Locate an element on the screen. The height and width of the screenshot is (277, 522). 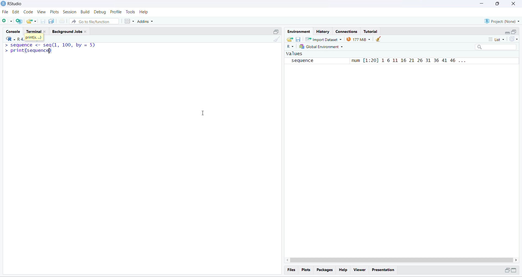
session is located at coordinates (70, 12).